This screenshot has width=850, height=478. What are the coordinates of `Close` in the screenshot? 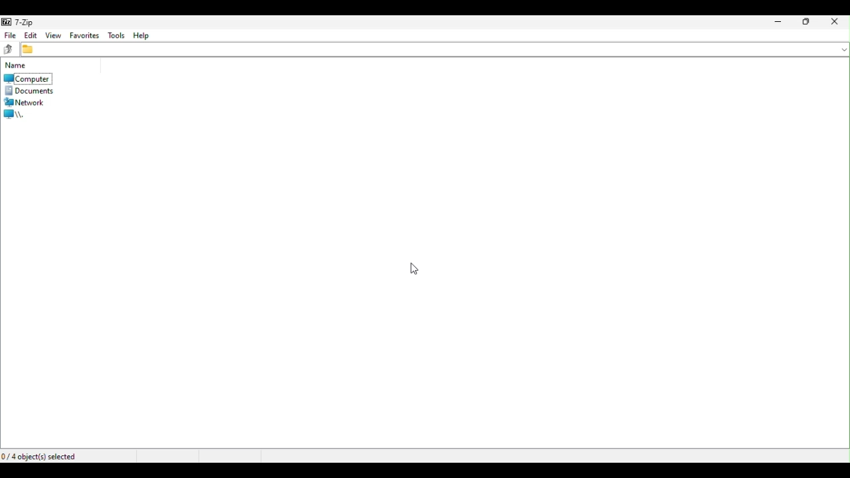 It's located at (835, 23).